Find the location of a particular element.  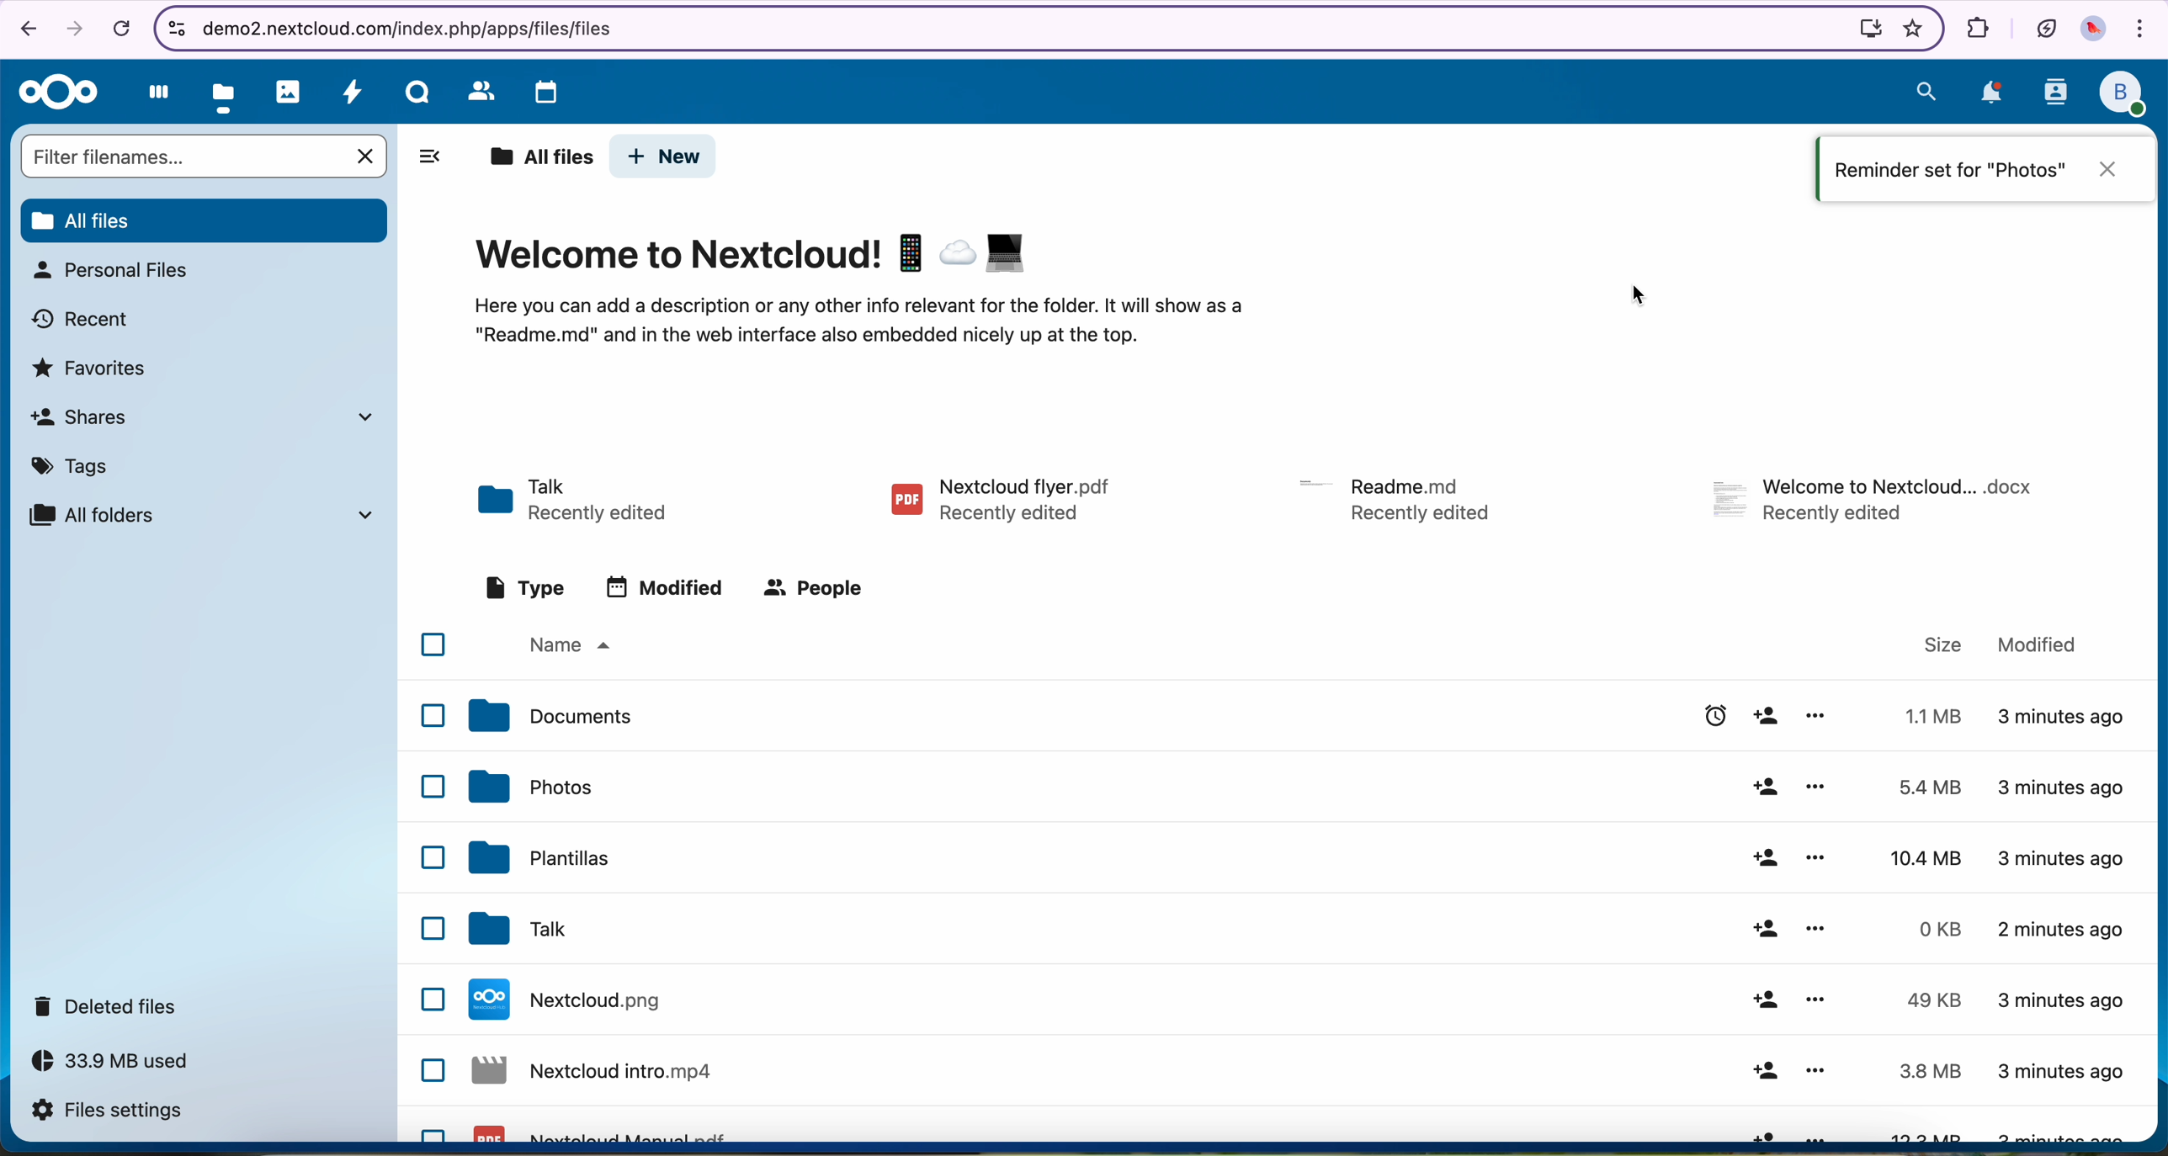

share is located at coordinates (1762, 857).